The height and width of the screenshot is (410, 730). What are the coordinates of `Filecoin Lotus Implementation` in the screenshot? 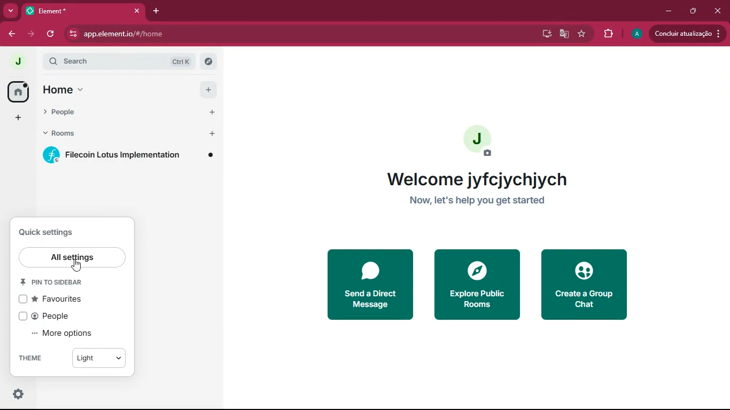 It's located at (130, 155).